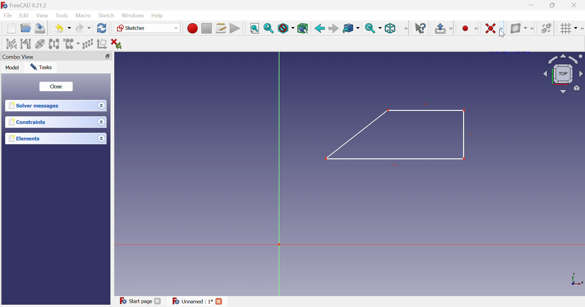  What do you see at coordinates (406, 28) in the screenshot?
I see `More` at bounding box center [406, 28].